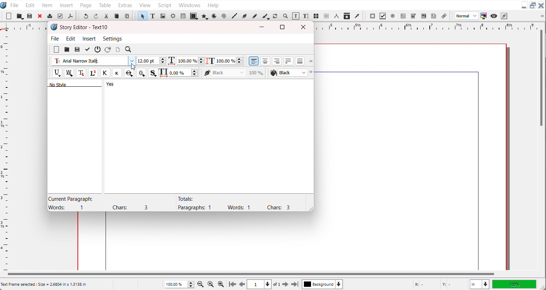 This screenshot has width=546, height=290. What do you see at coordinates (382, 16) in the screenshot?
I see `PDF Check Button` at bounding box center [382, 16].